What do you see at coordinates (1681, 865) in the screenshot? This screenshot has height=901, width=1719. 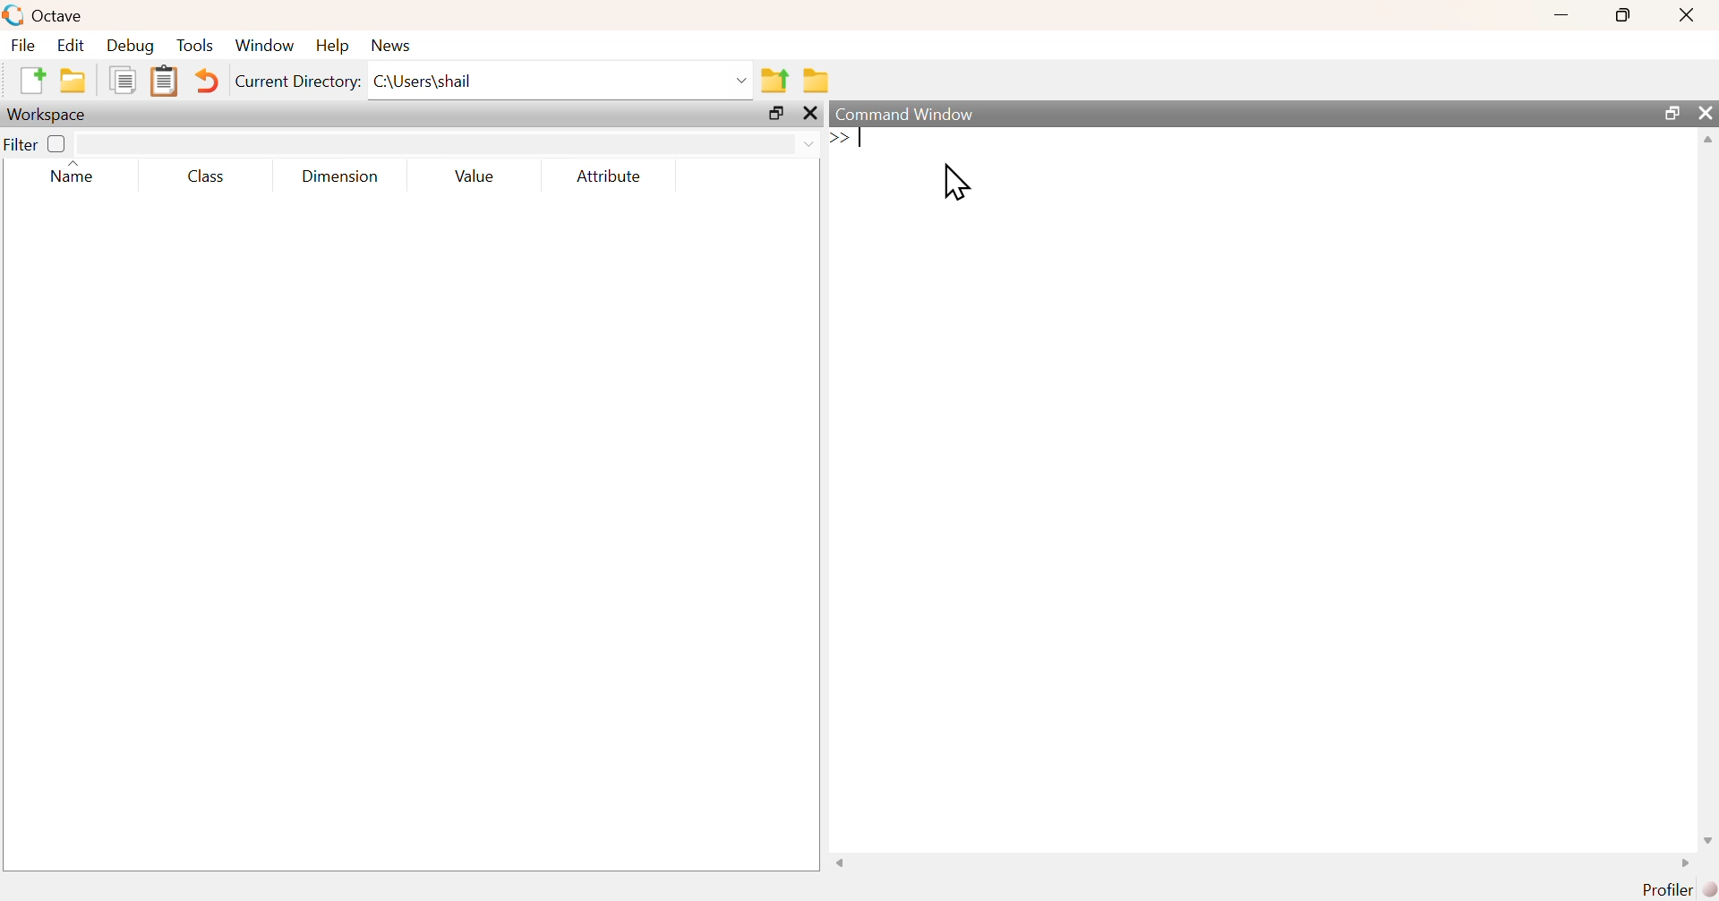 I see `Scroll right` at bounding box center [1681, 865].